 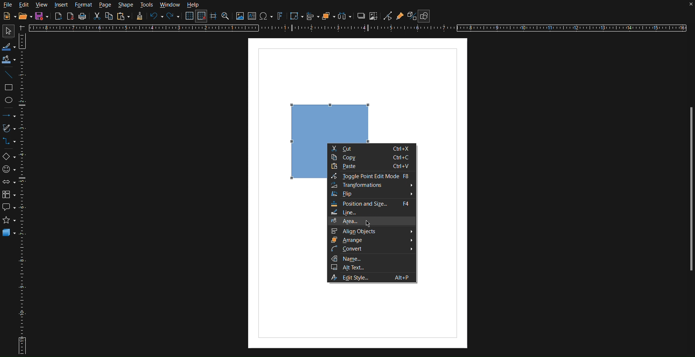 I want to click on Copy, so click(x=109, y=17).